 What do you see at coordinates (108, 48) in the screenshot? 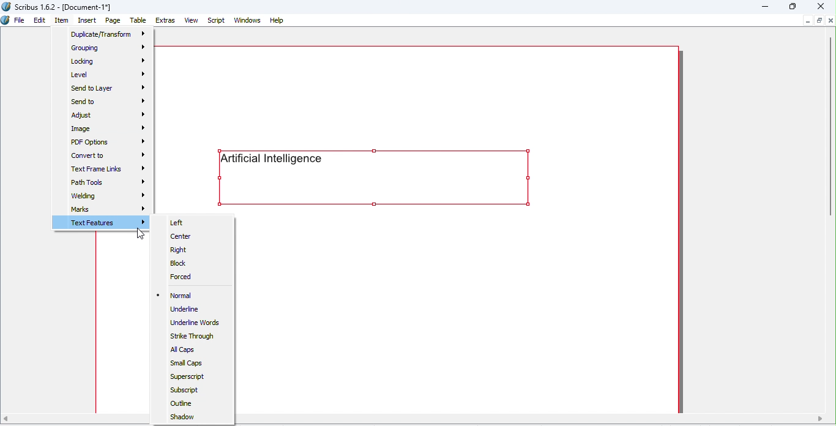
I see `Grouping` at bounding box center [108, 48].